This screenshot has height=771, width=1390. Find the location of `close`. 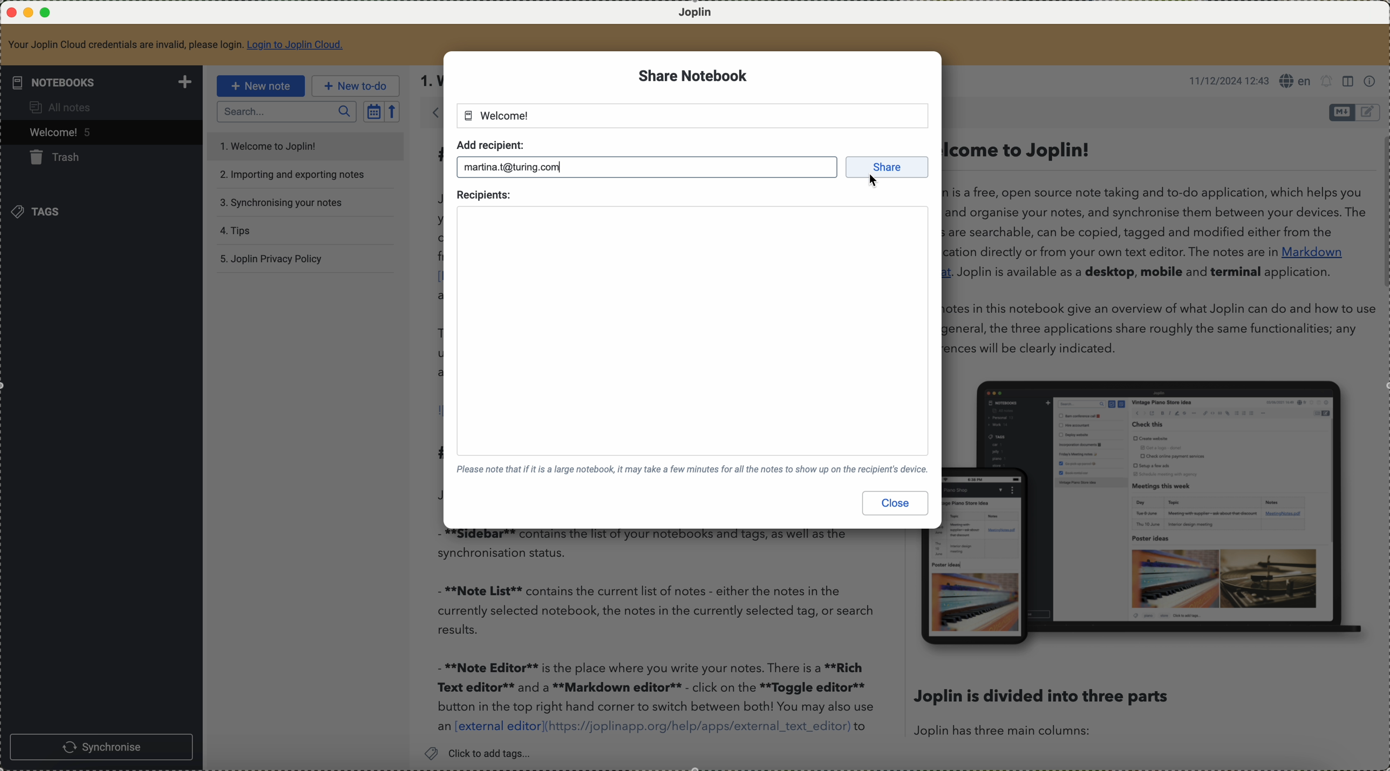

close is located at coordinates (896, 503).